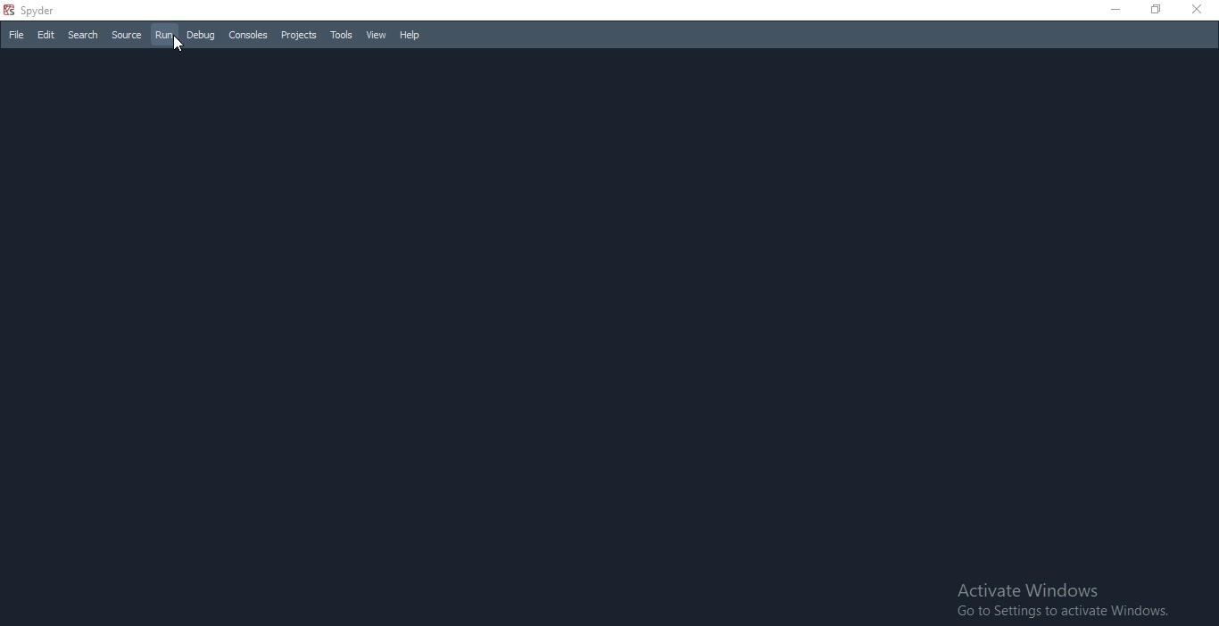  Describe the element at coordinates (1198, 9) in the screenshot. I see `Close` at that location.